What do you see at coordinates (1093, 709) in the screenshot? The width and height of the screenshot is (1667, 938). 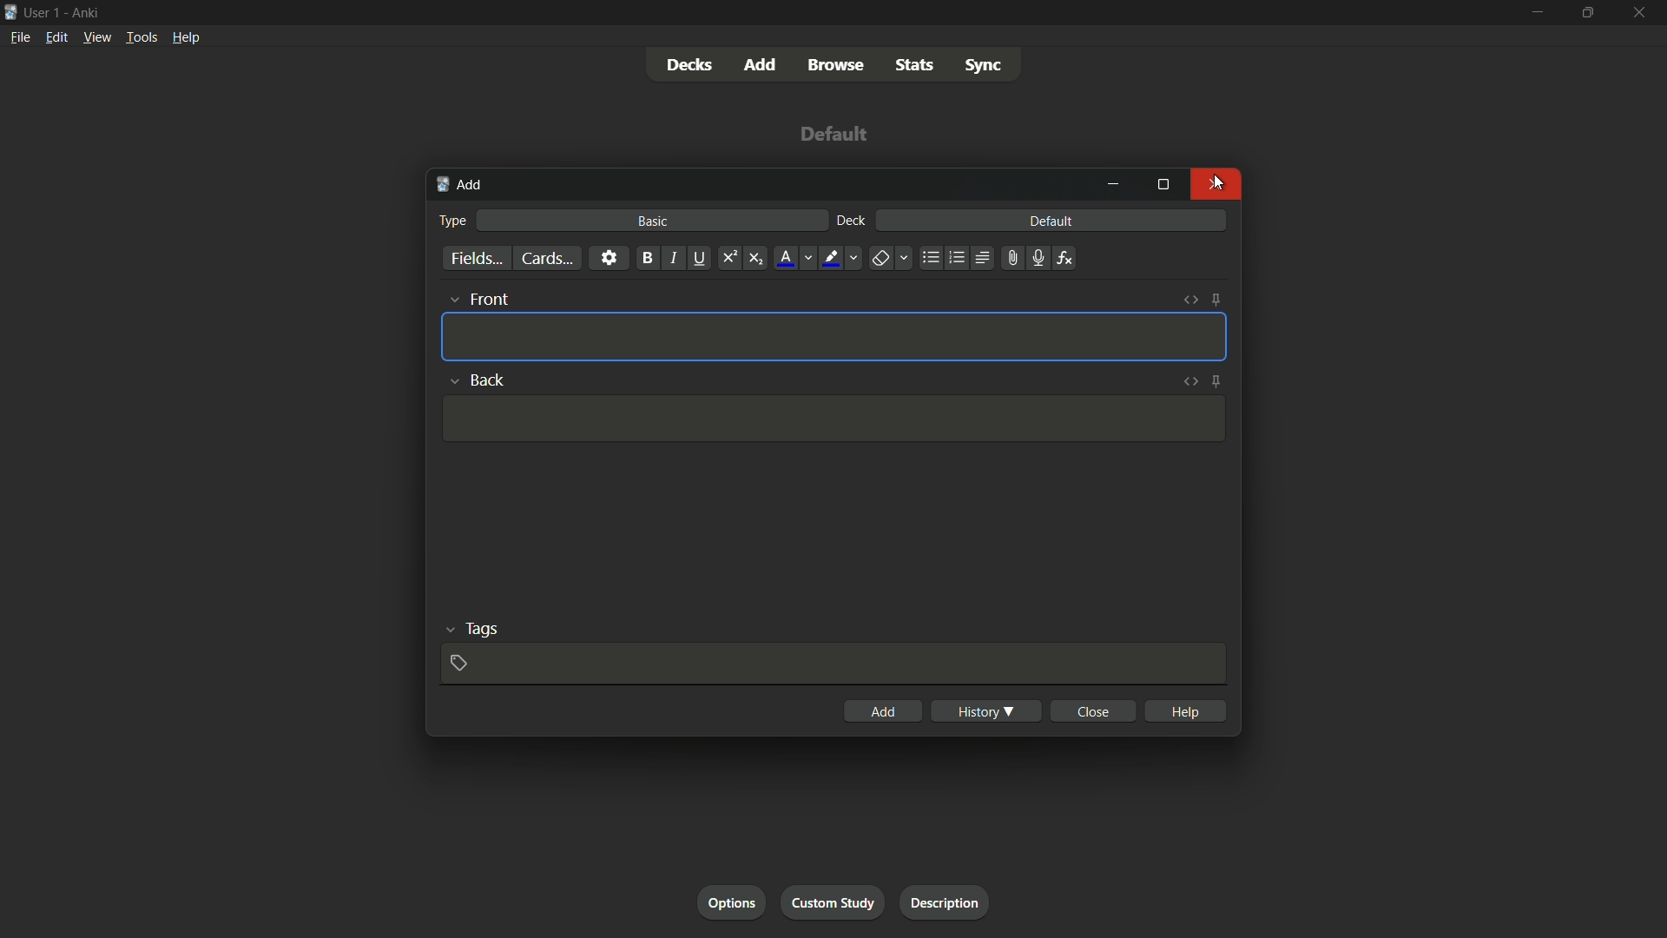 I see `close` at bounding box center [1093, 709].